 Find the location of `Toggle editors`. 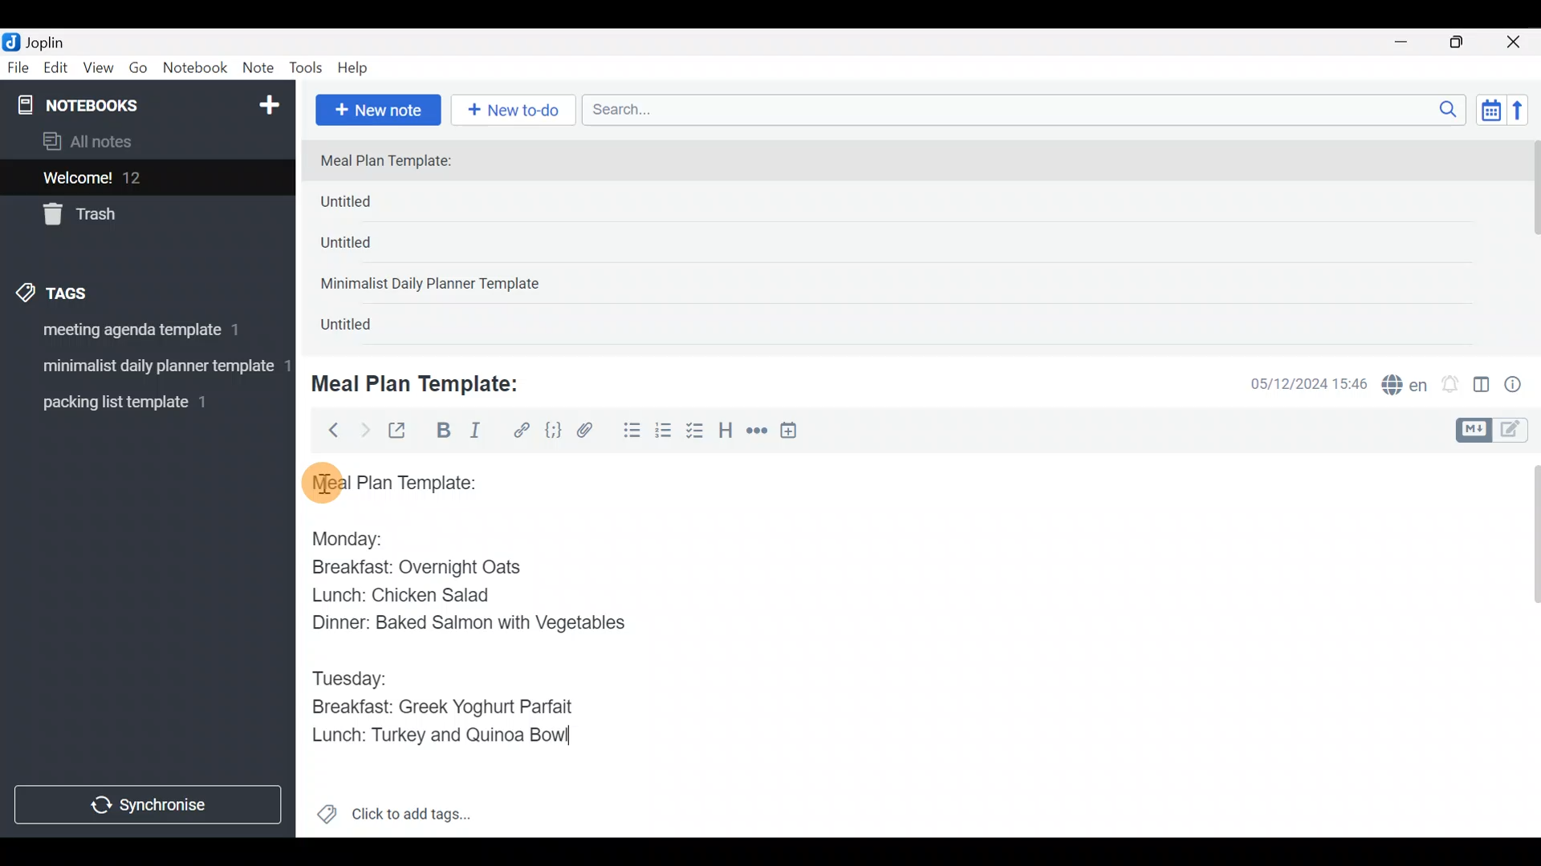

Toggle editors is located at coordinates (1496, 428).